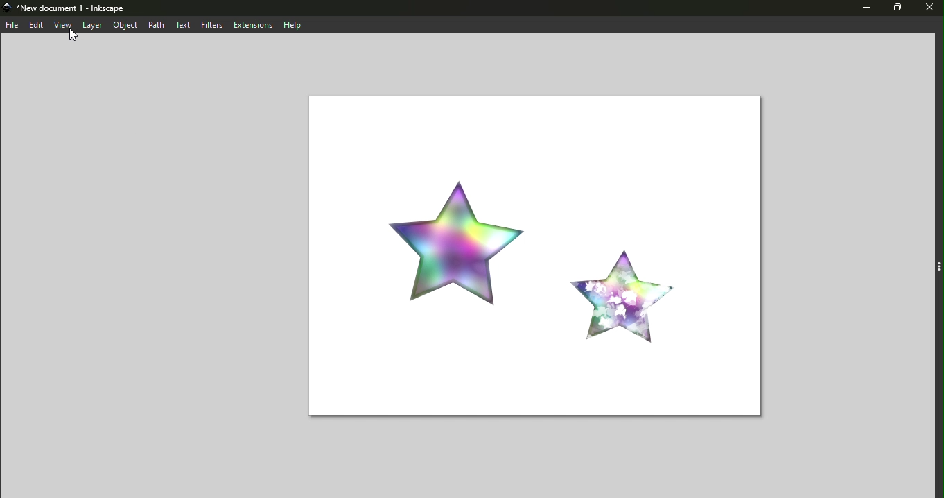 This screenshot has width=944, height=498. Describe the element at coordinates (65, 24) in the screenshot. I see `View` at that location.